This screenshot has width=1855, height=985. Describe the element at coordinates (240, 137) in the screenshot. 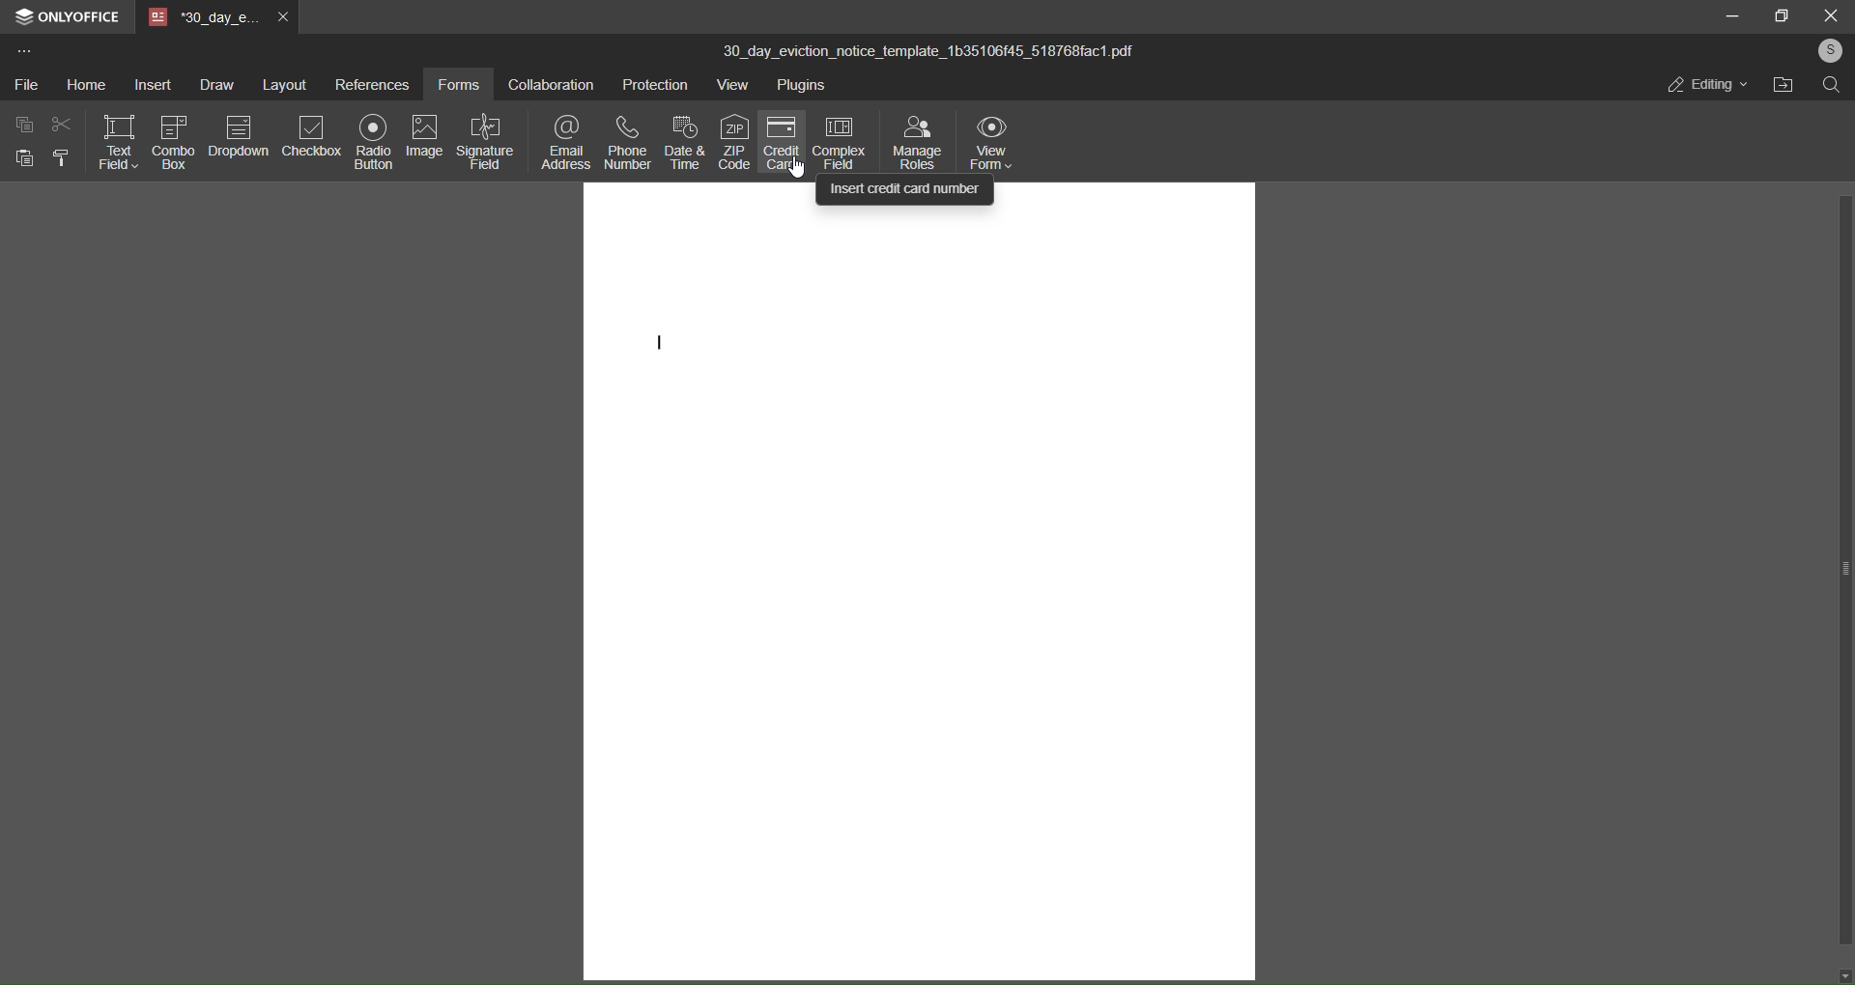

I see `dropdown` at that location.